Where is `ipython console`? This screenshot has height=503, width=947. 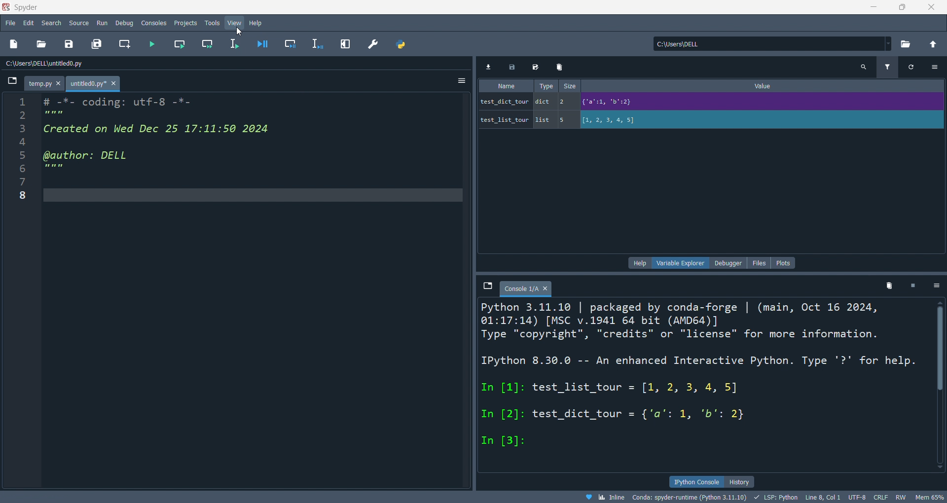 ipython console is located at coordinates (697, 482).